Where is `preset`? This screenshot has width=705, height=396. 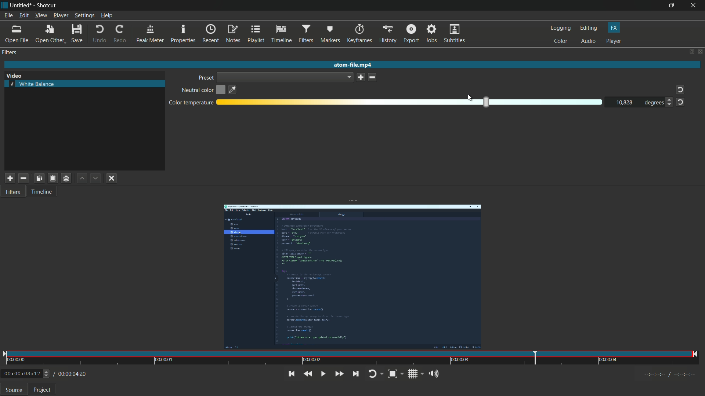 preset is located at coordinates (205, 78).